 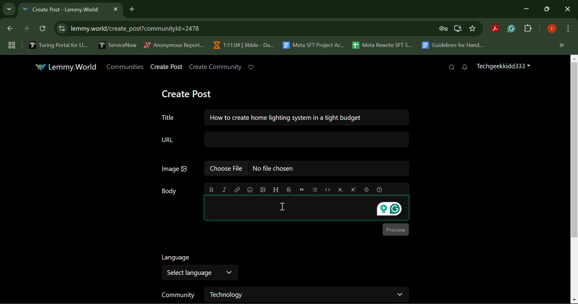 What do you see at coordinates (67, 67) in the screenshot?
I see `Lemmy.World` at bounding box center [67, 67].